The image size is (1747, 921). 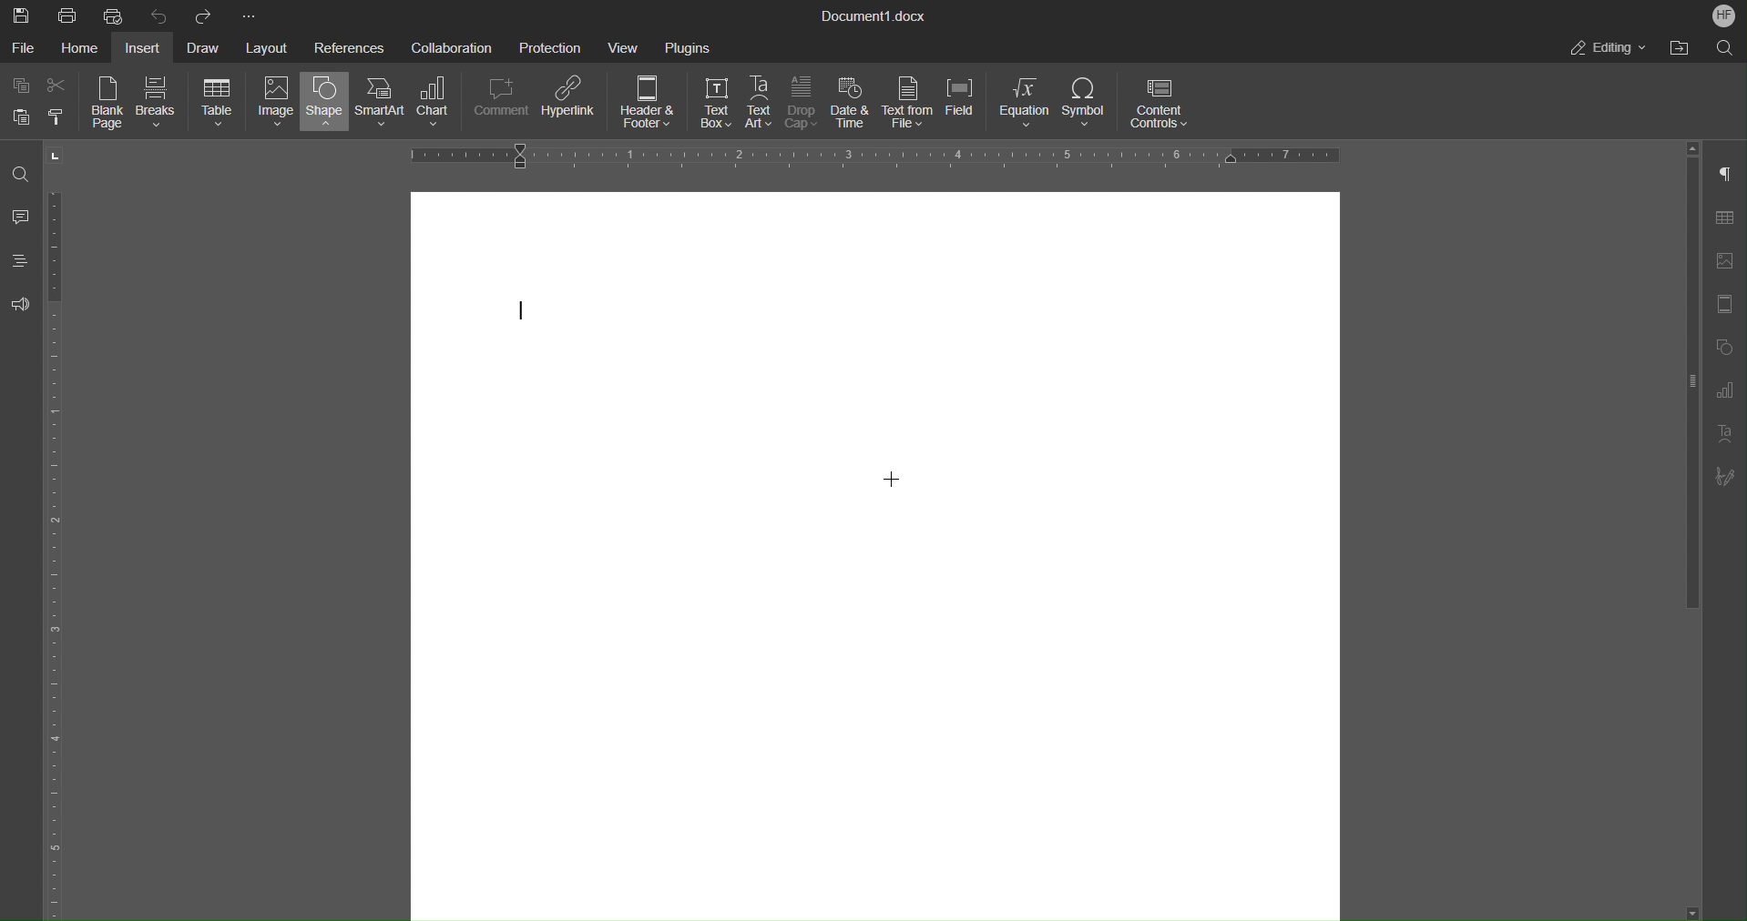 I want to click on Drop Cap, so click(x=803, y=105).